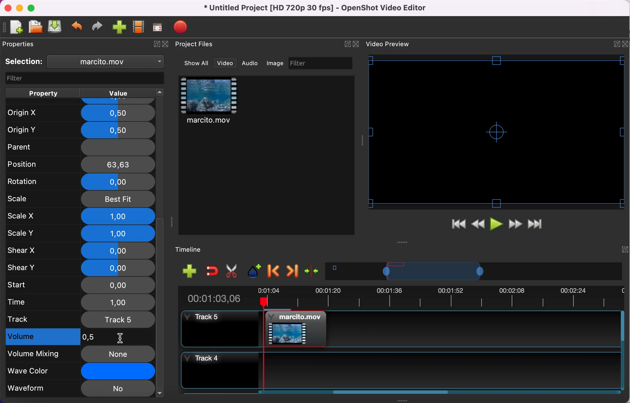 The width and height of the screenshot is (630, 403). What do you see at coordinates (80, 146) in the screenshot?
I see `Parent` at bounding box center [80, 146].